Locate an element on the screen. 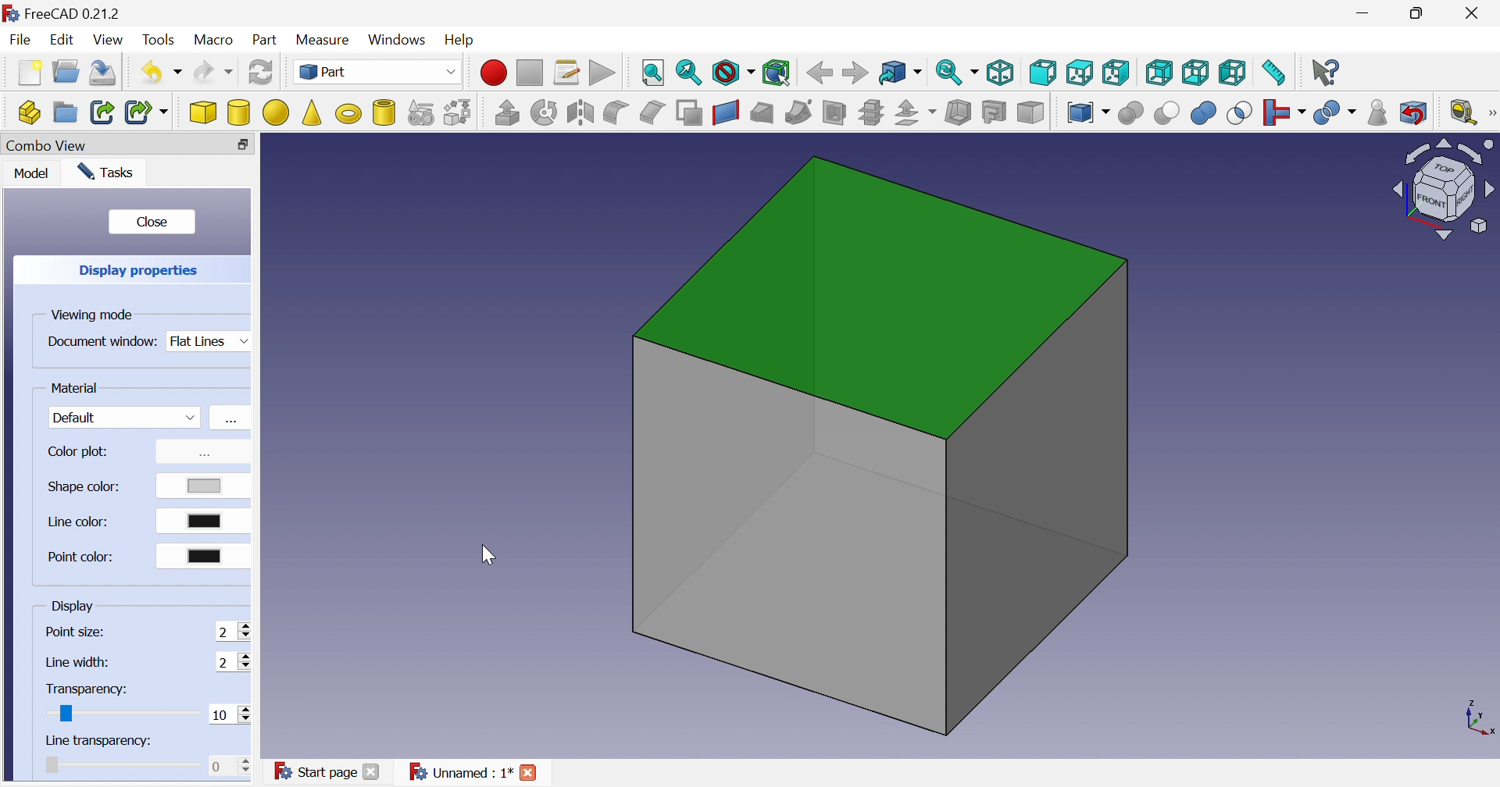 This screenshot has width=1500, height=787. Measure liner is located at coordinates (1463, 113).